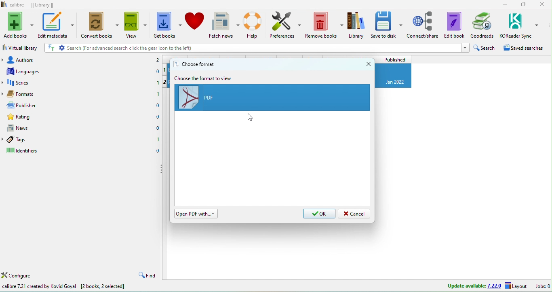  I want to click on connect/share, so click(423, 25).